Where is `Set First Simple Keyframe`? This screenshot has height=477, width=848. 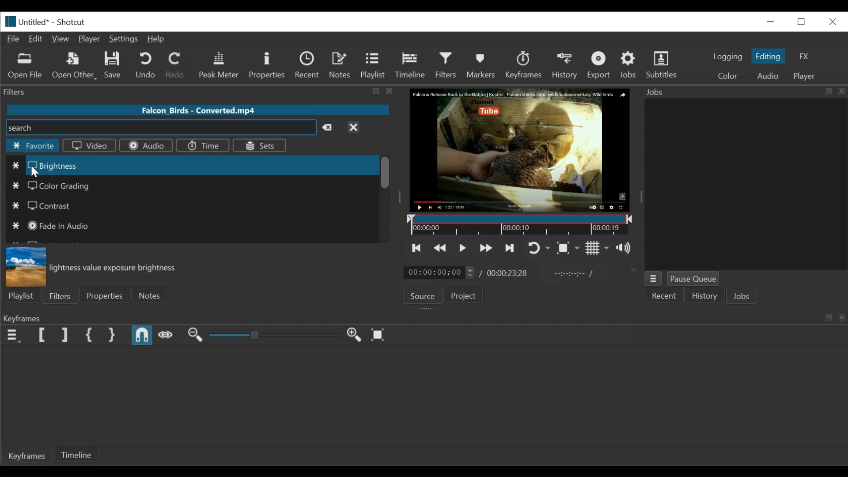 Set First Simple Keyframe is located at coordinates (89, 335).